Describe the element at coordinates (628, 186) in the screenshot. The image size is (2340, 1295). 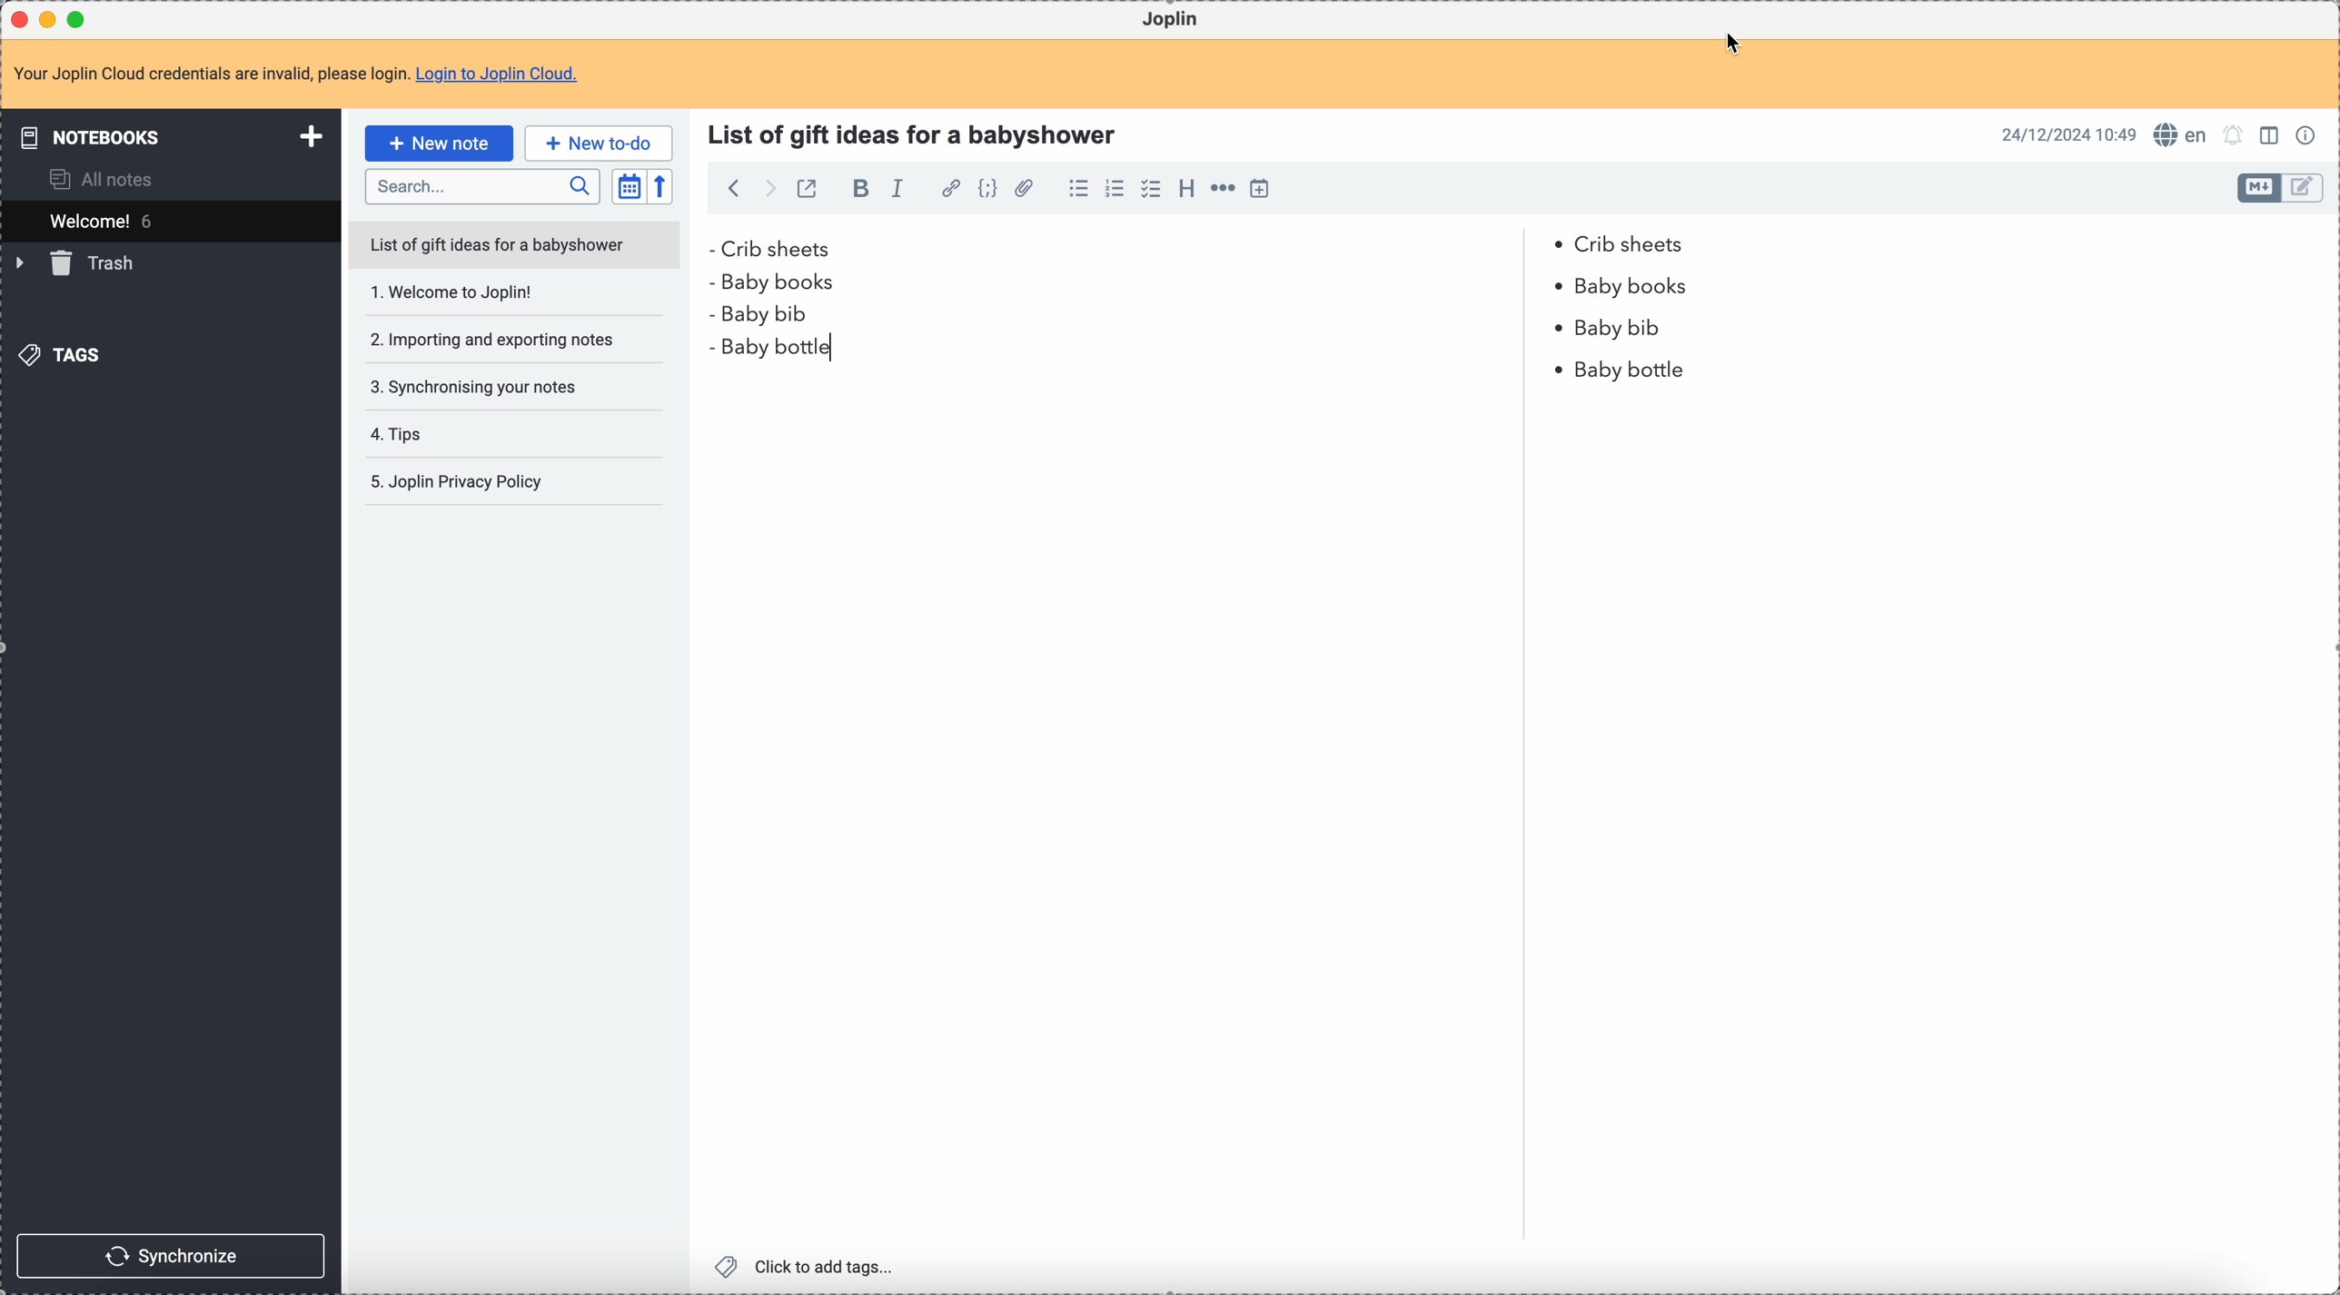
I see `toggle sort order field` at that location.